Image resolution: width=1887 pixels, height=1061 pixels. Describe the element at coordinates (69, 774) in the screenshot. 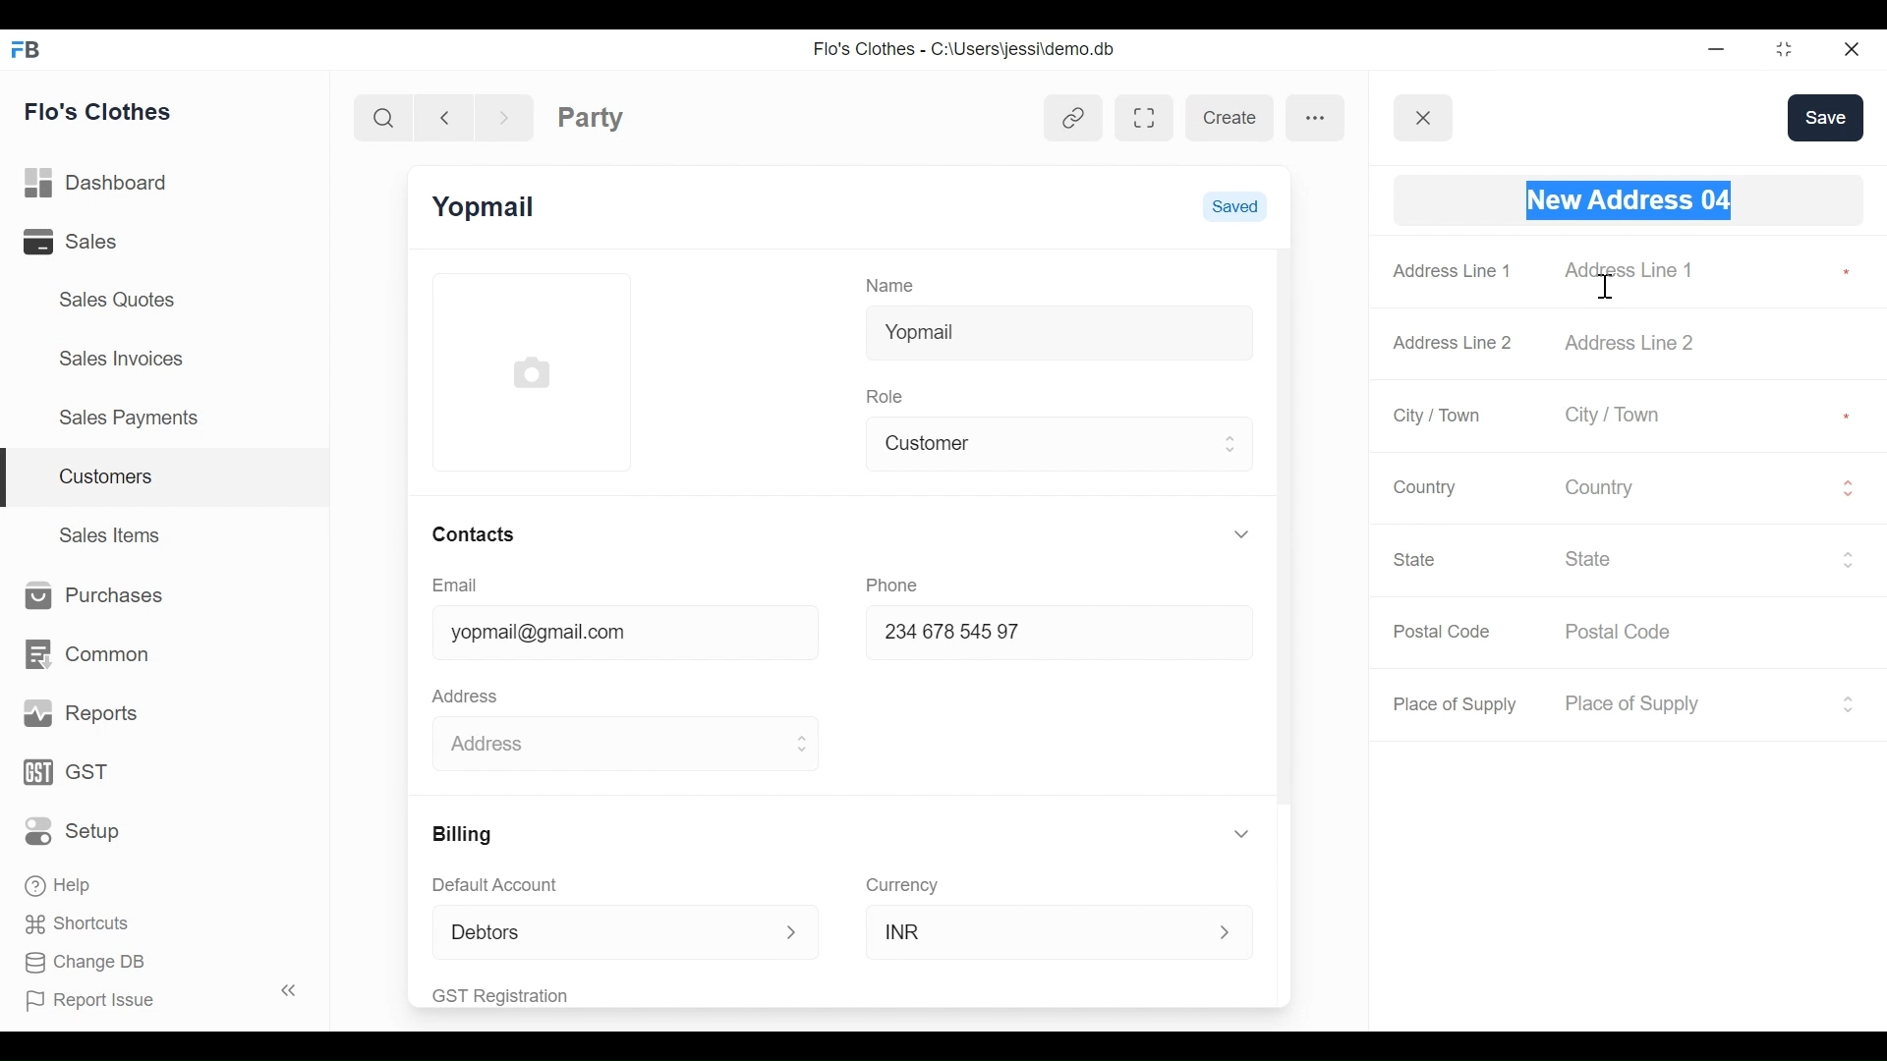

I see `GST` at that location.